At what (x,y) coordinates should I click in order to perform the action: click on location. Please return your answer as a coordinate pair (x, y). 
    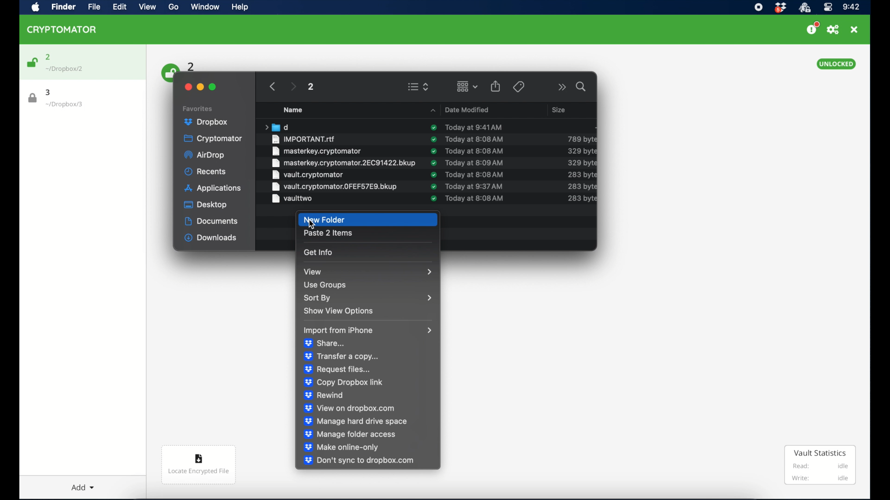
    Looking at the image, I should click on (65, 69).